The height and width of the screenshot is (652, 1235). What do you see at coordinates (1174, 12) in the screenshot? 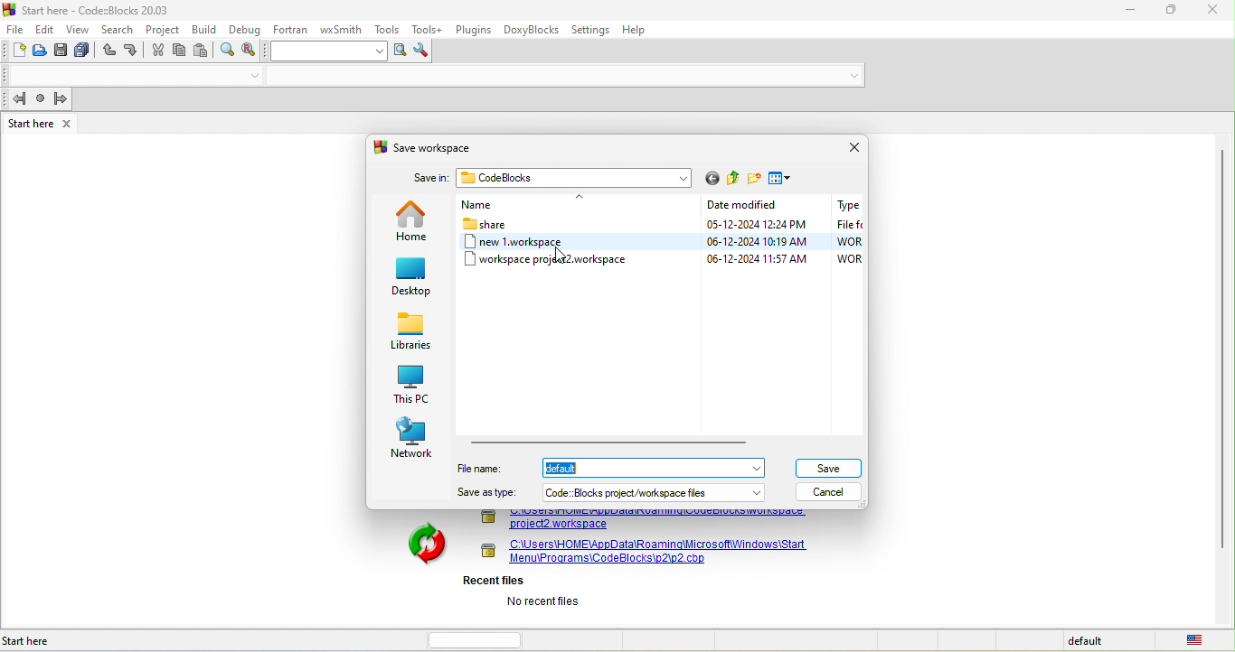
I see `maximize` at bounding box center [1174, 12].